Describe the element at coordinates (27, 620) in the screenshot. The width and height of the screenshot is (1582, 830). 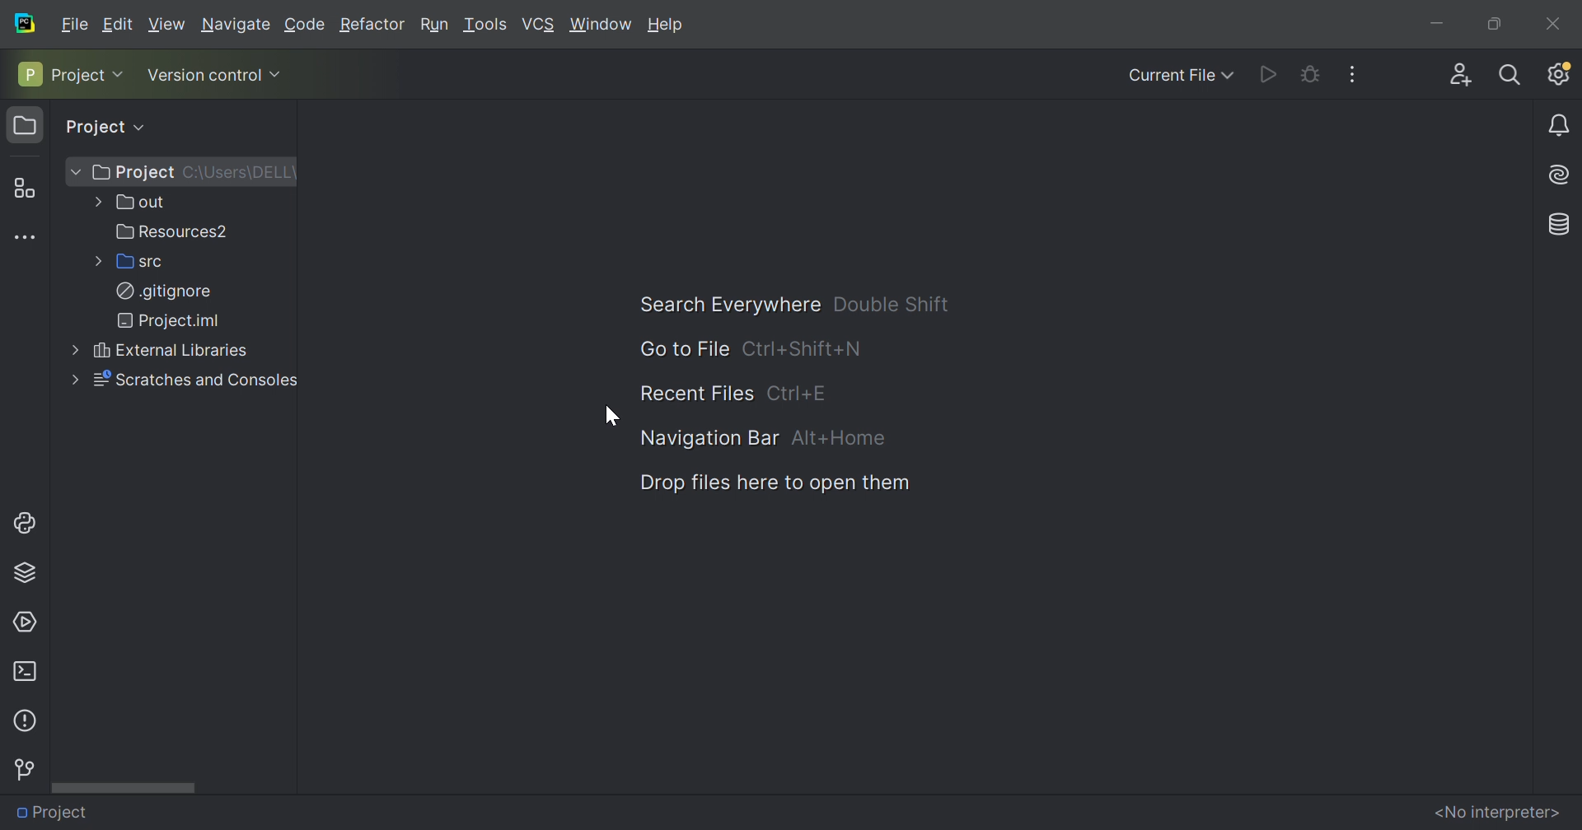
I see `Services` at that location.